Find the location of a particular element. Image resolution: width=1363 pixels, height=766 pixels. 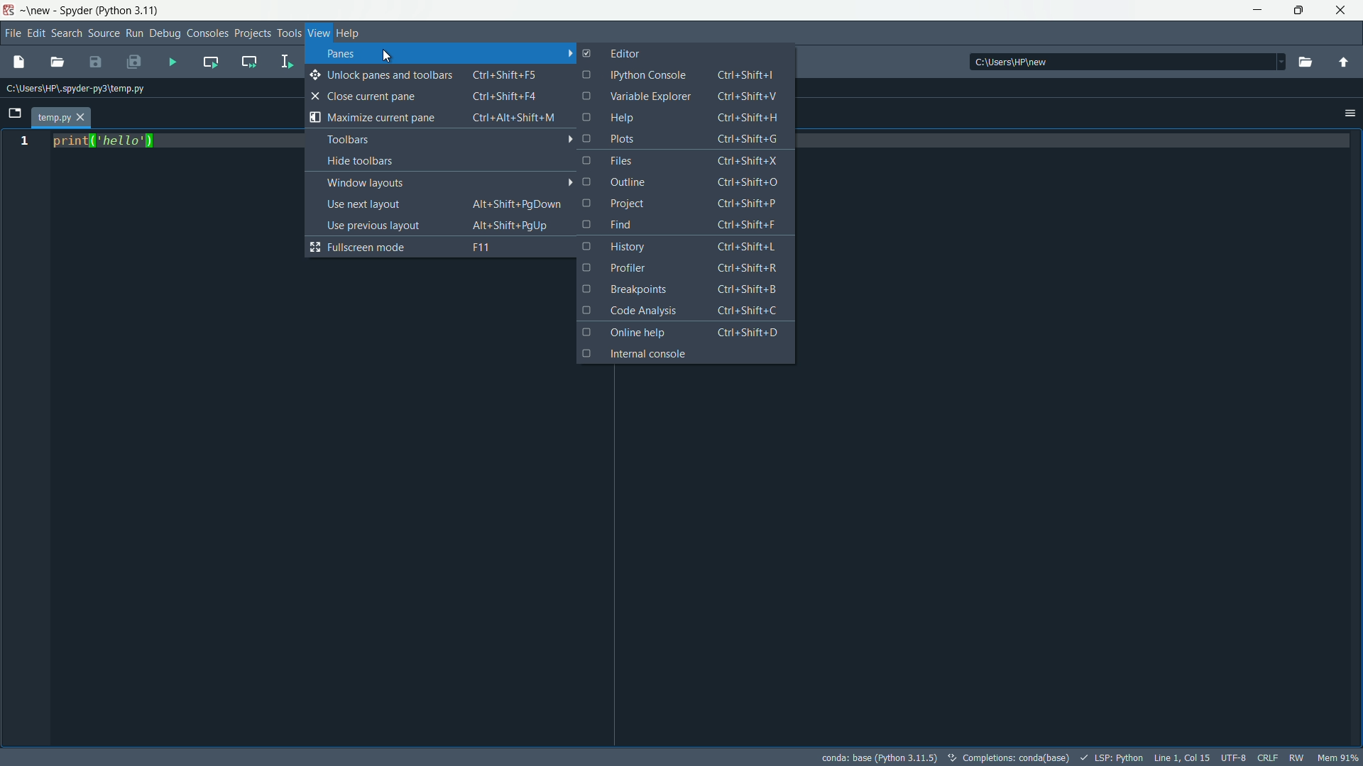

file menu is located at coordinates (11, 34).